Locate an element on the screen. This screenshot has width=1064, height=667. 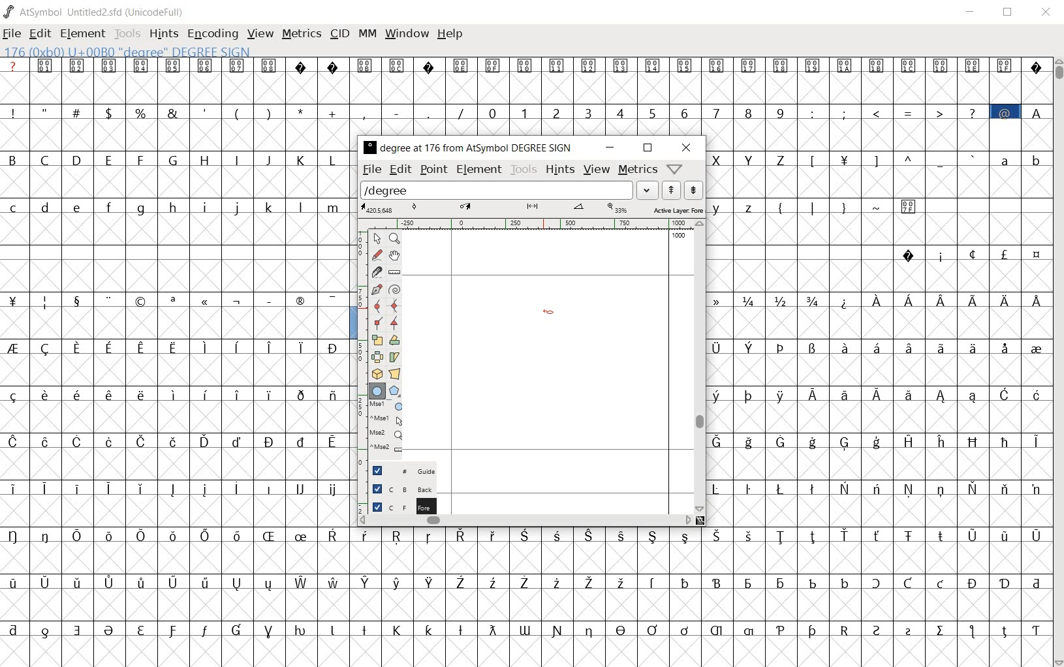
polygon or star is located at coordinates (396, 390).